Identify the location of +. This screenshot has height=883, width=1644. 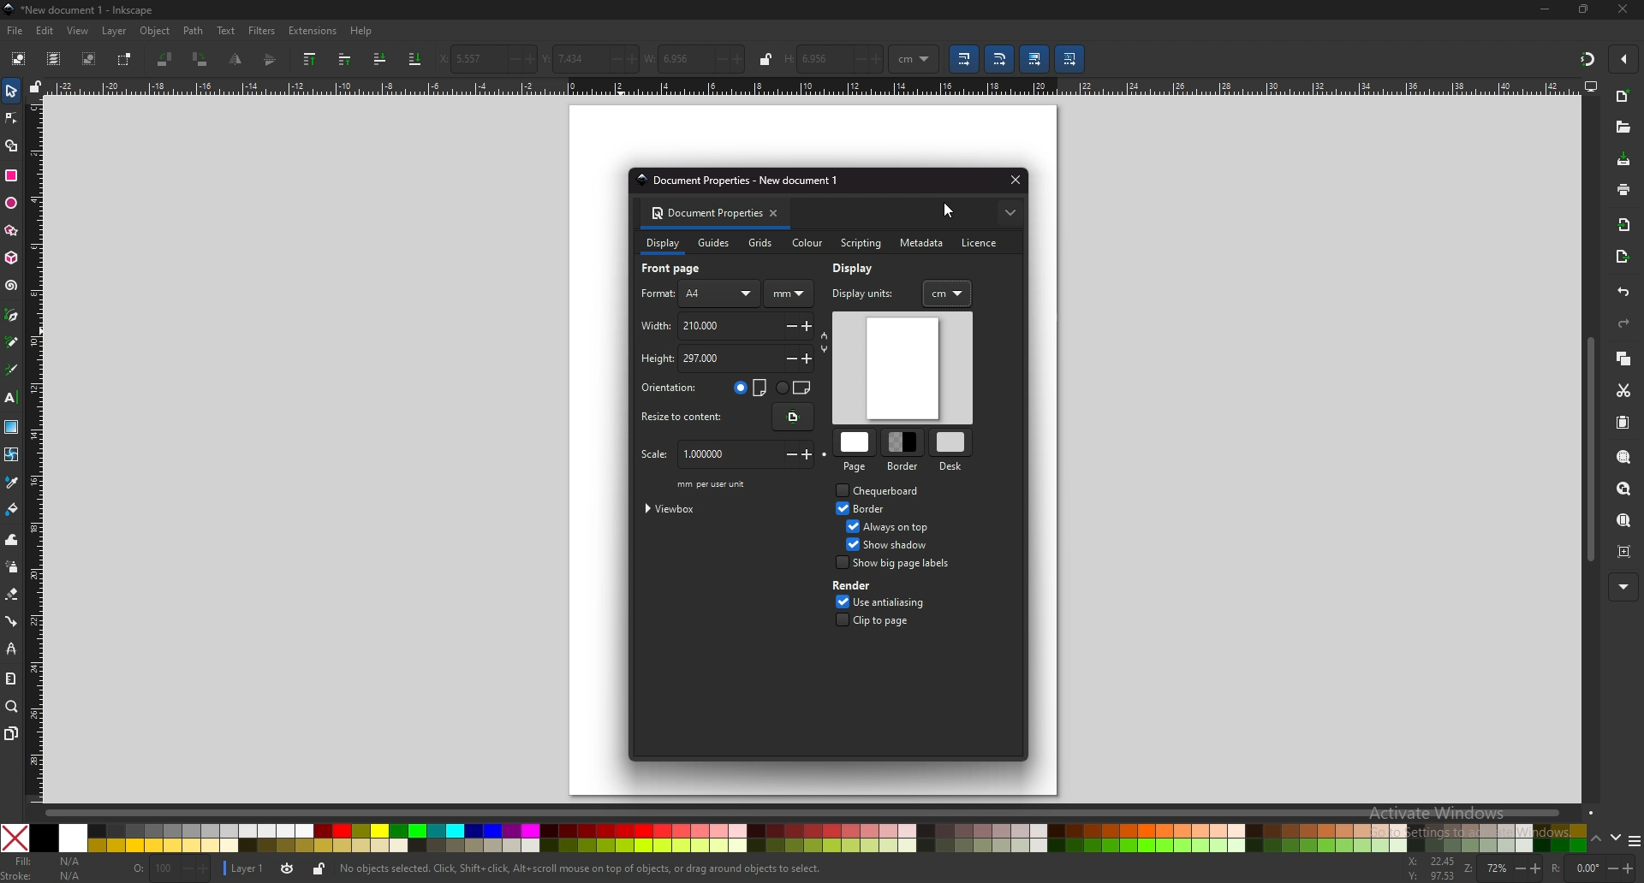
(811, 328).